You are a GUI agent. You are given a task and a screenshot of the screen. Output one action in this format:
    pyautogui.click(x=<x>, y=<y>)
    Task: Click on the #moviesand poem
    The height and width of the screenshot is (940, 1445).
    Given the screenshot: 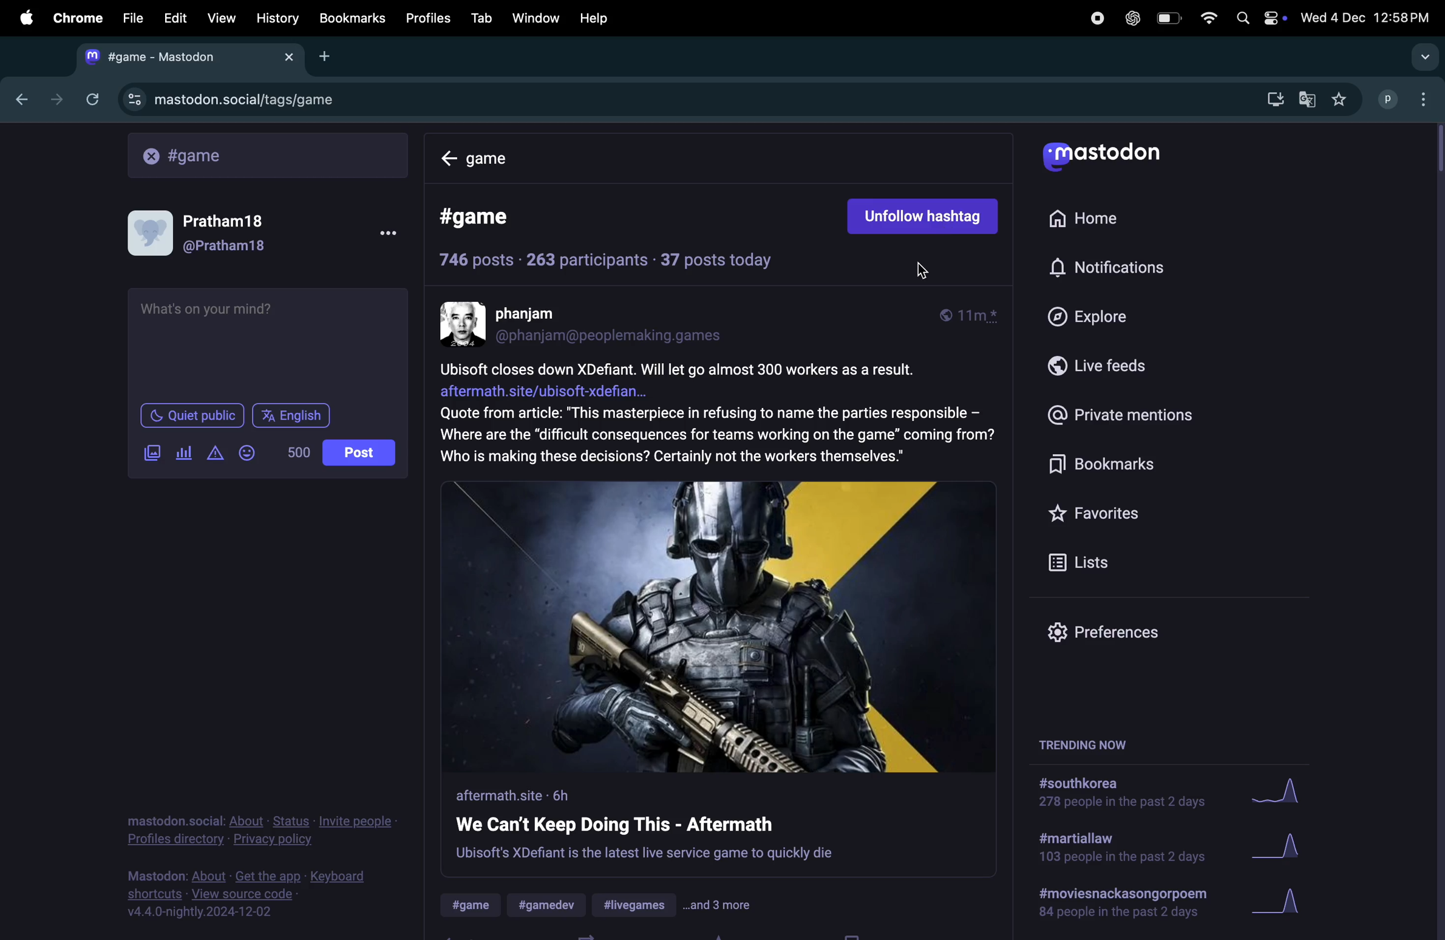 What is the action you would take?
    pyautogui.click(x=1124, y=905)
    